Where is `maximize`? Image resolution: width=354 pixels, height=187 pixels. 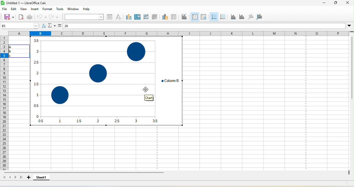
maximize is located at coordinates (336, 3).